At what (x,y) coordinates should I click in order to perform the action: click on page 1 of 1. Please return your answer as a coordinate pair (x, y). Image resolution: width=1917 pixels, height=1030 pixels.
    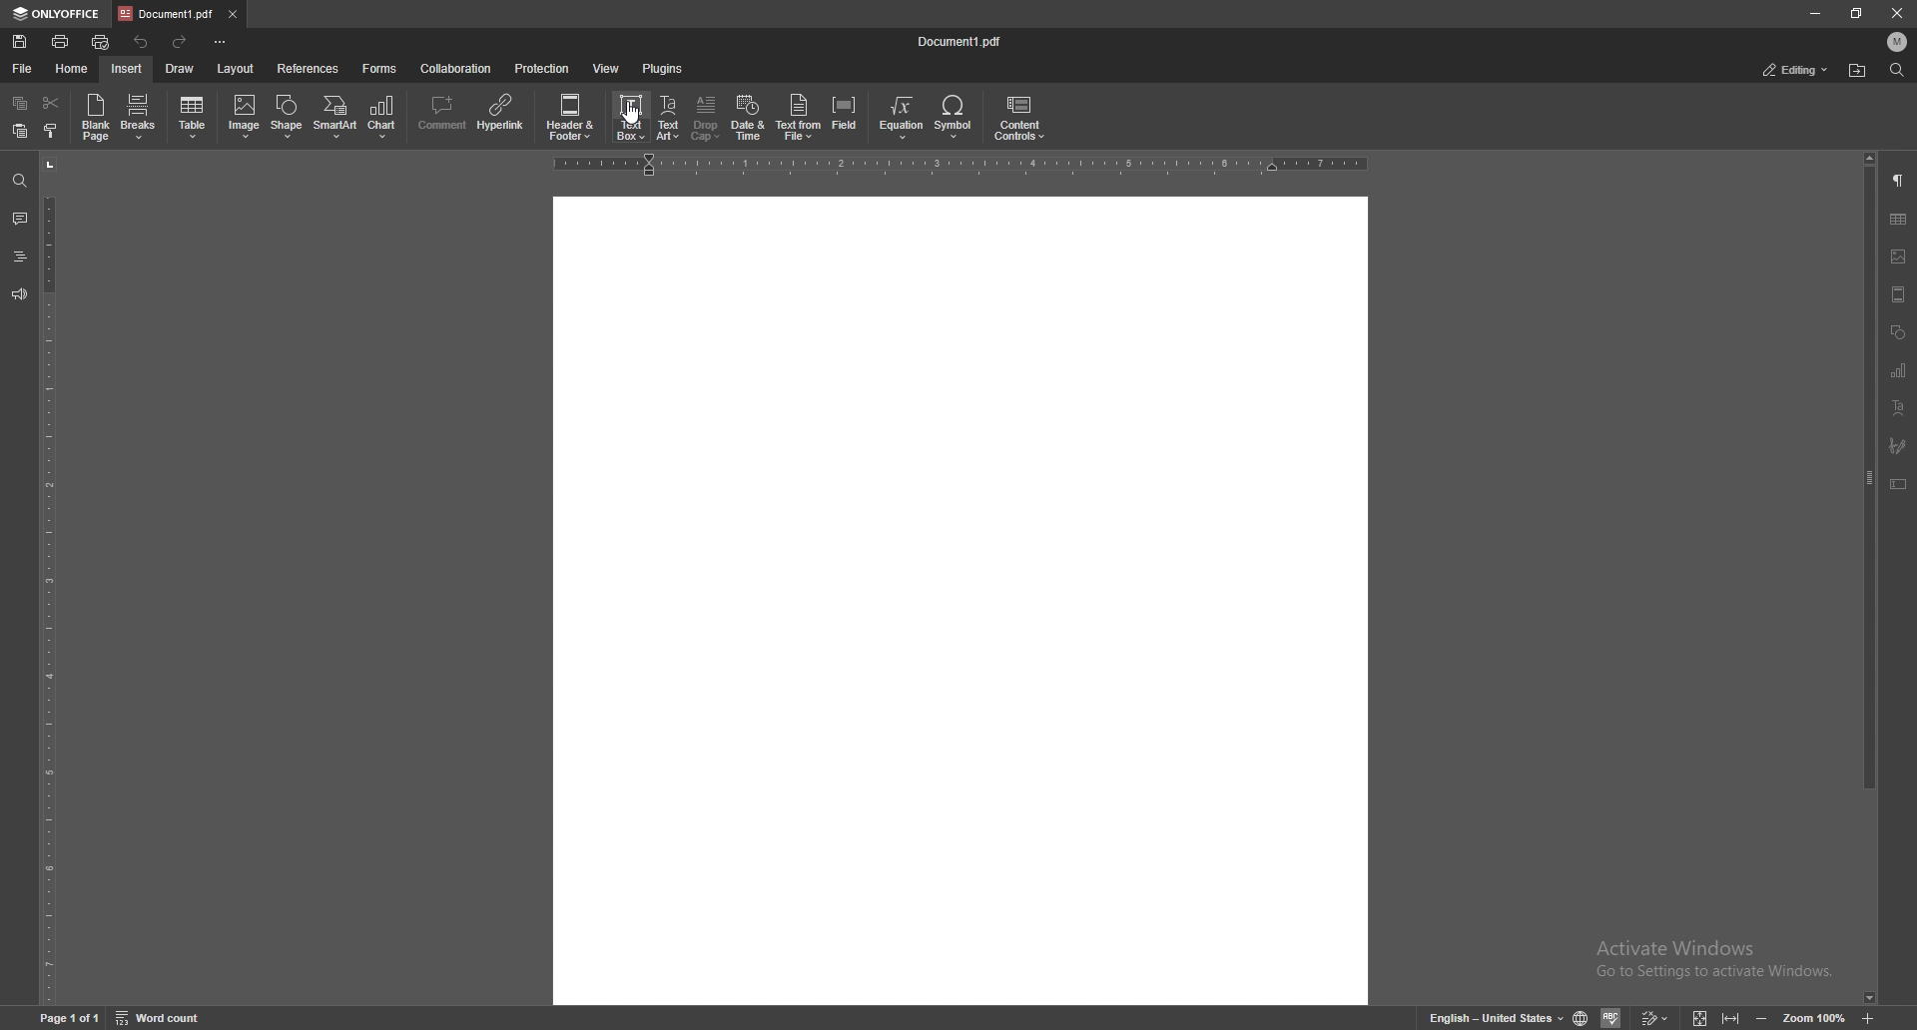
    Looking at the image, I should click on (71, 1019).